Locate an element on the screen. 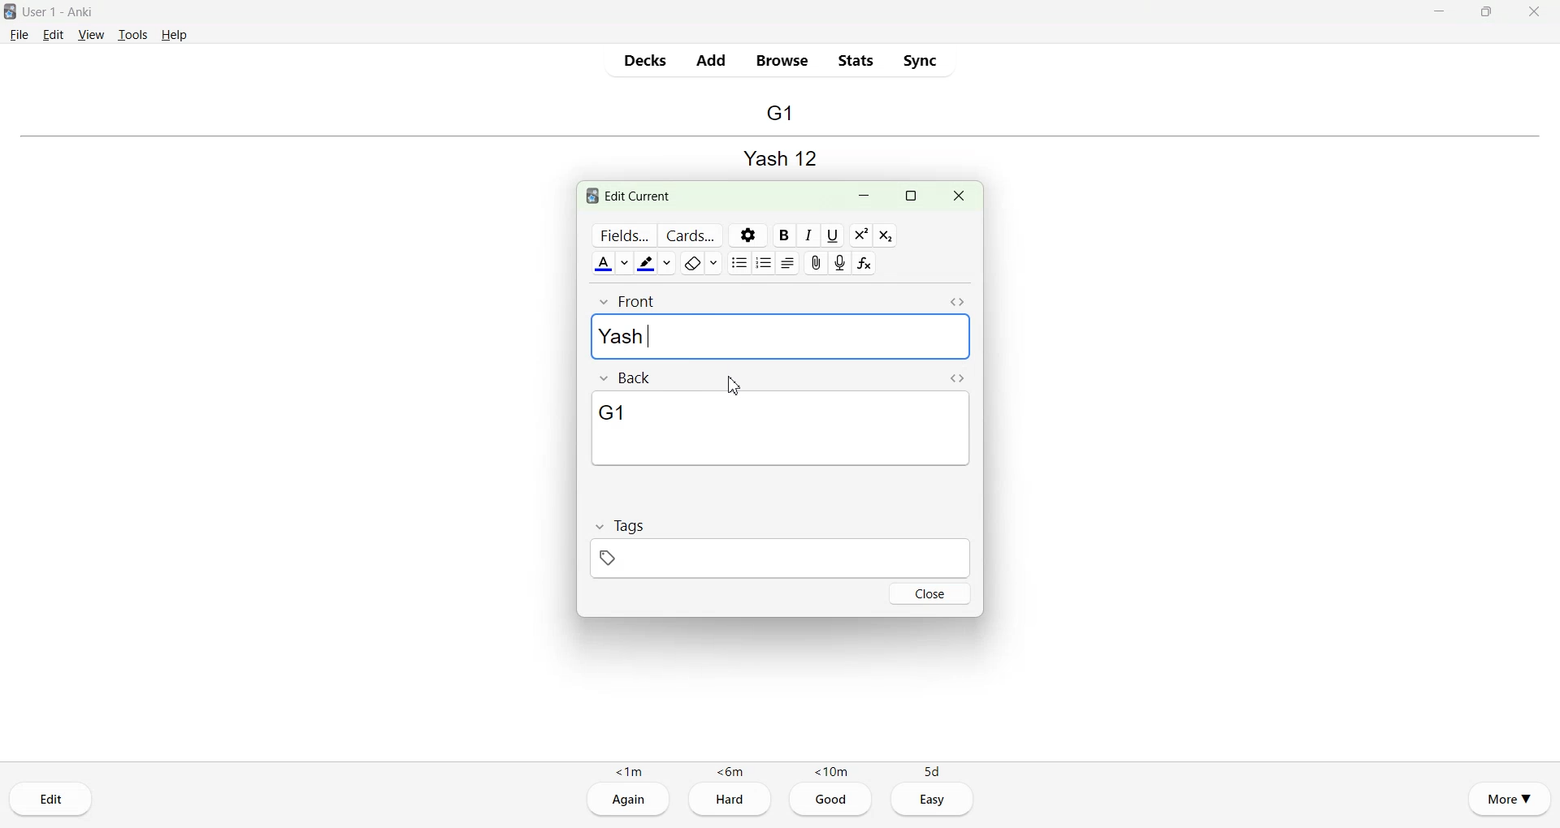 This screenshot has height=828, width=1560. Close is located at coordinates (930, 593).